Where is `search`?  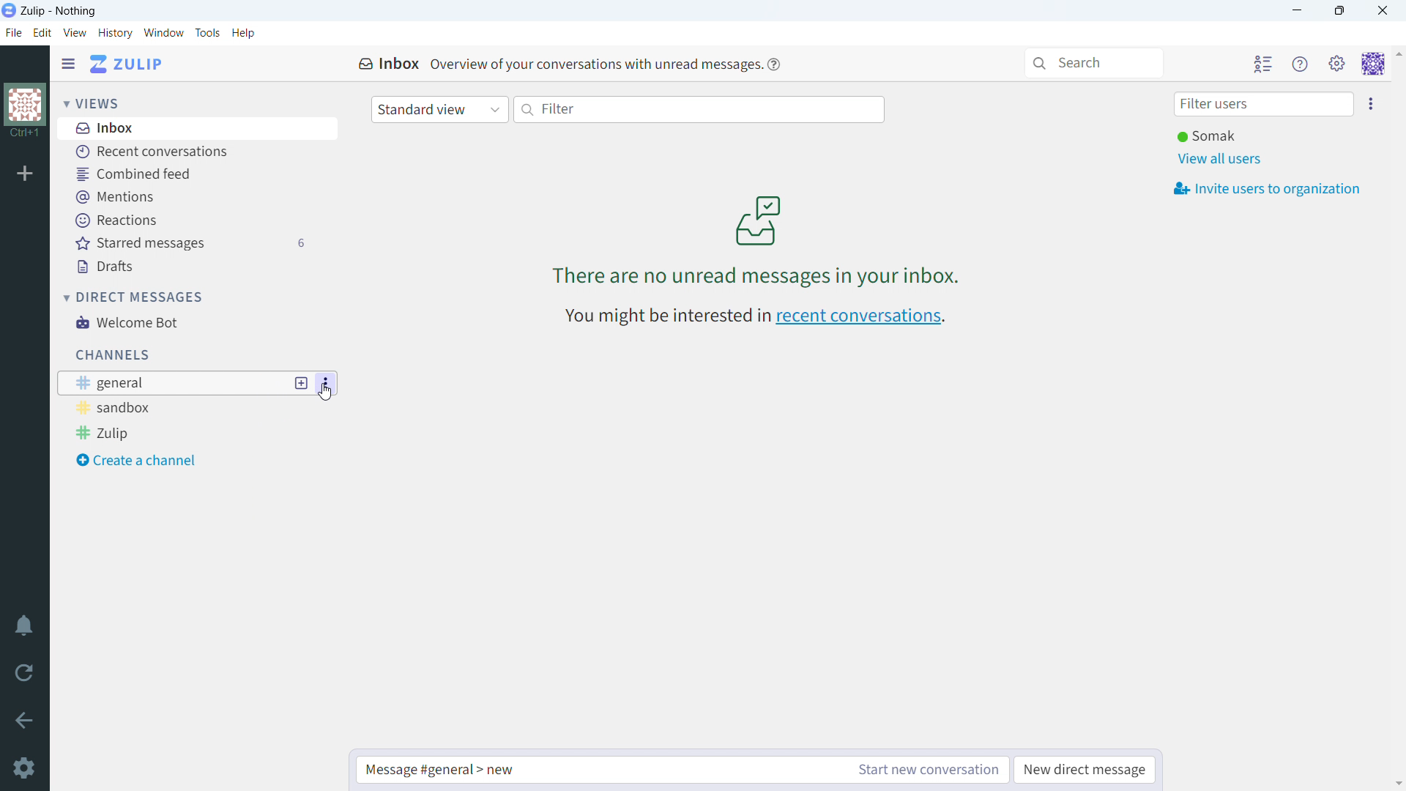 search is located at coordinates (1093, 63).